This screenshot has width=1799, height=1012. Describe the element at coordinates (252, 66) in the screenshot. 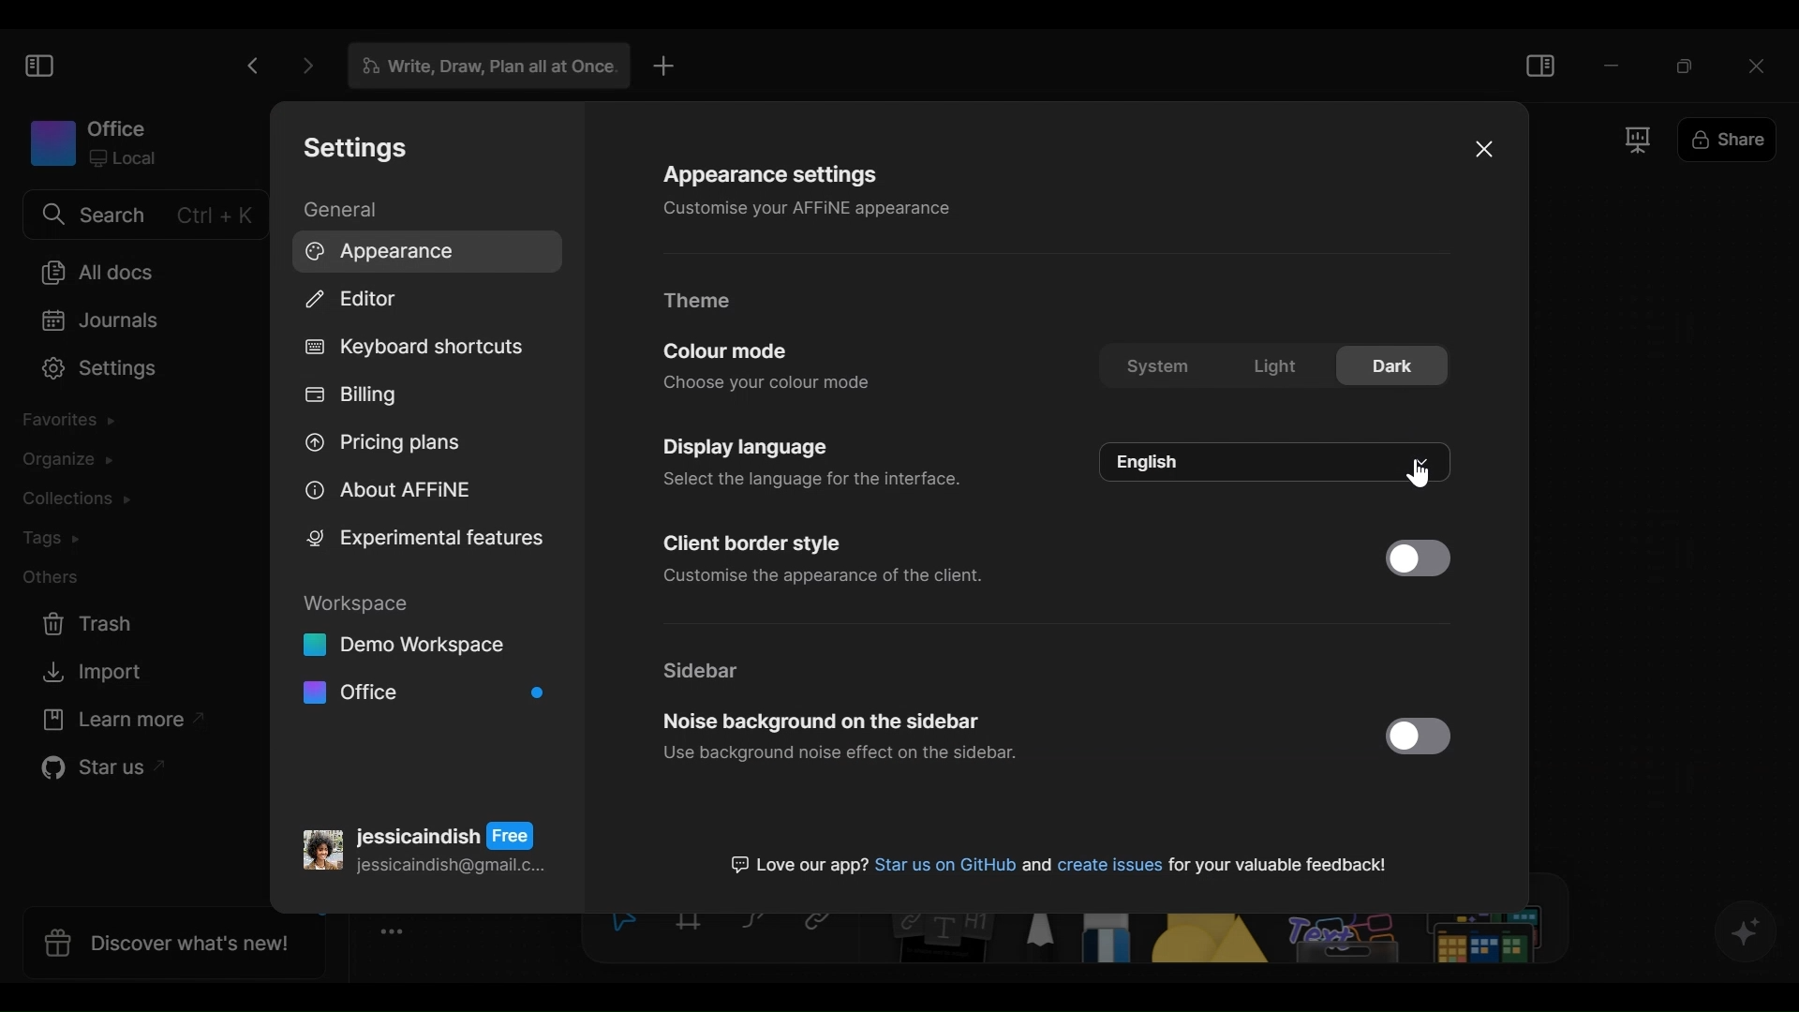

I see `Click to go back` at that location.